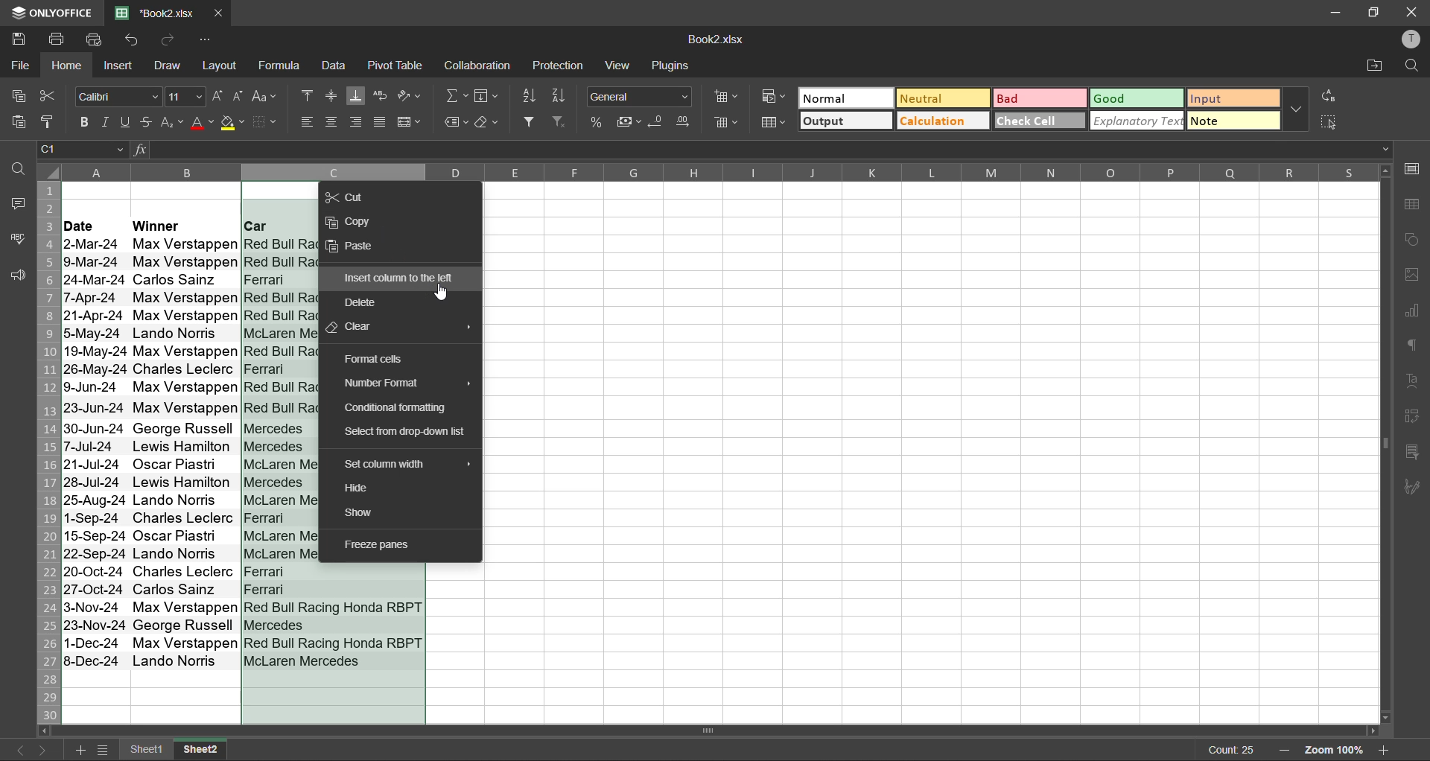 This screenshot has width=1430, height=761. Describe the element at coordinates (285, 66) in the screenshot. I see `formula` at that location.